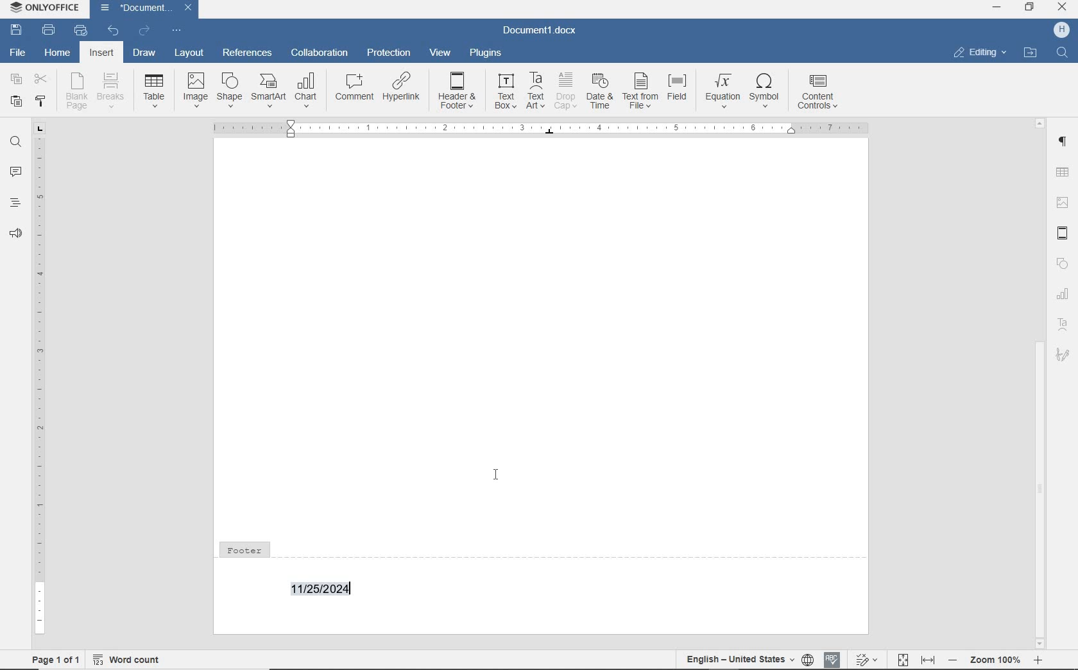  What do you see at coordinates (324, 592) in the screenshot?
I see `11/25/2024` at bounding box center [324, 592].